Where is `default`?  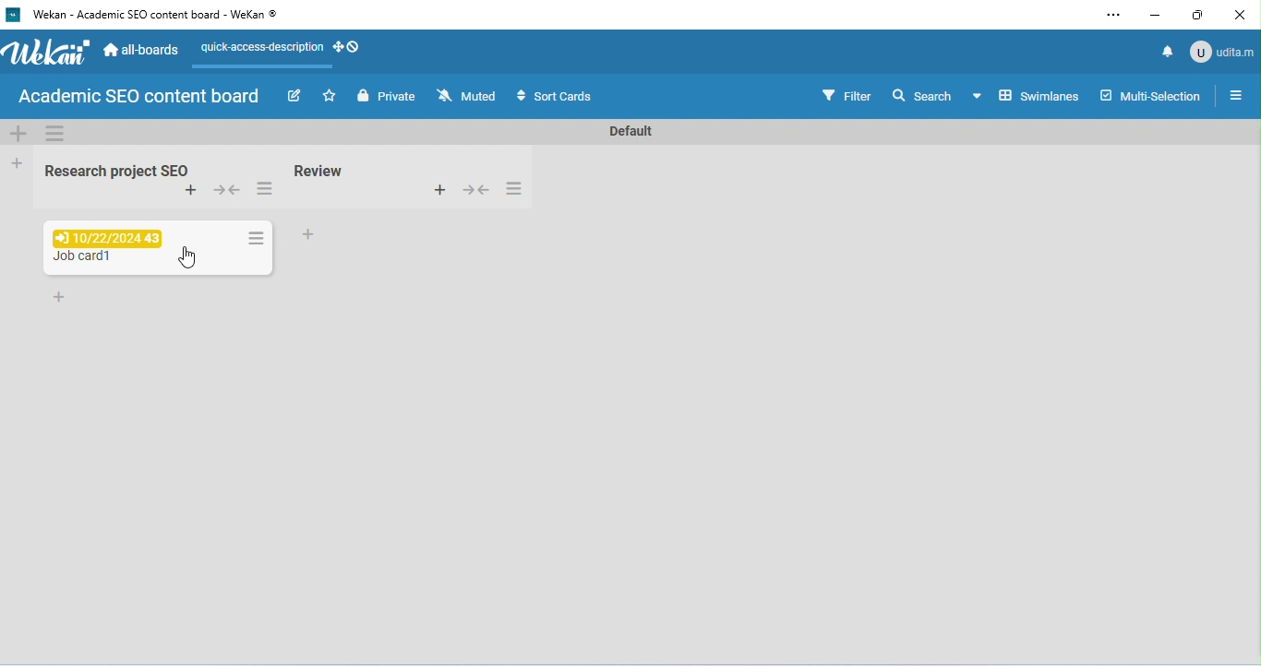
default is located at coordinates (628, 132).